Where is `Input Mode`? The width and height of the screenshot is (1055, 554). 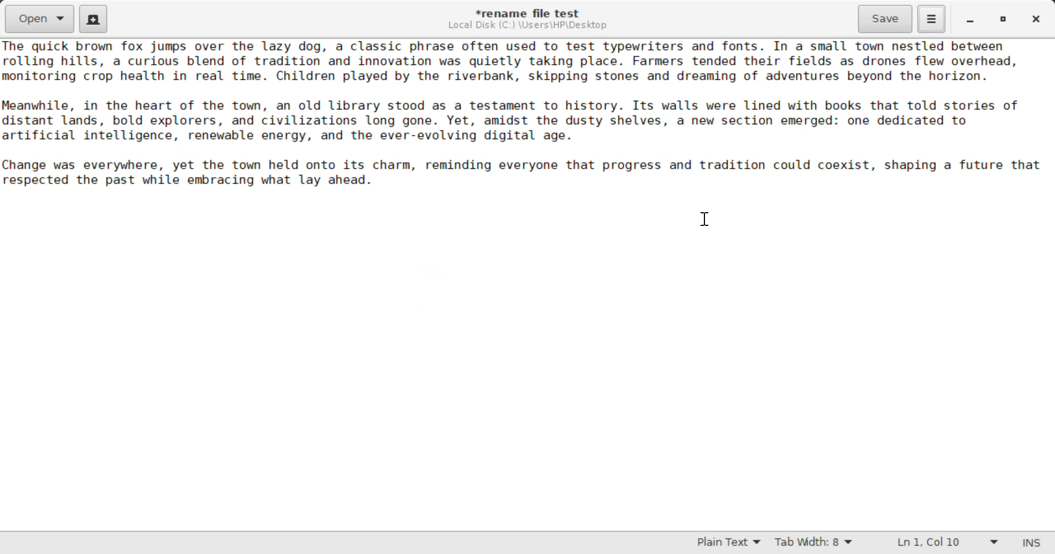
Input Mode is located at coordinates (1034, 541).